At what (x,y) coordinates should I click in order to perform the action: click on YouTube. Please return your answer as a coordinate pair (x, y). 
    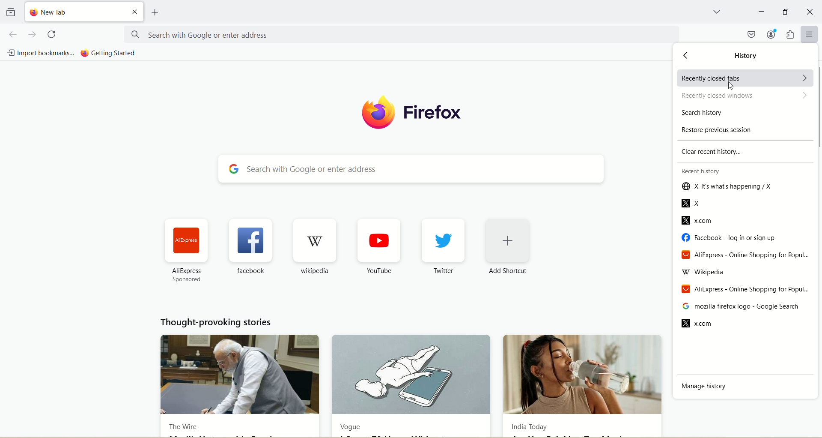
    Looking at the image, I should click on (377, 270).